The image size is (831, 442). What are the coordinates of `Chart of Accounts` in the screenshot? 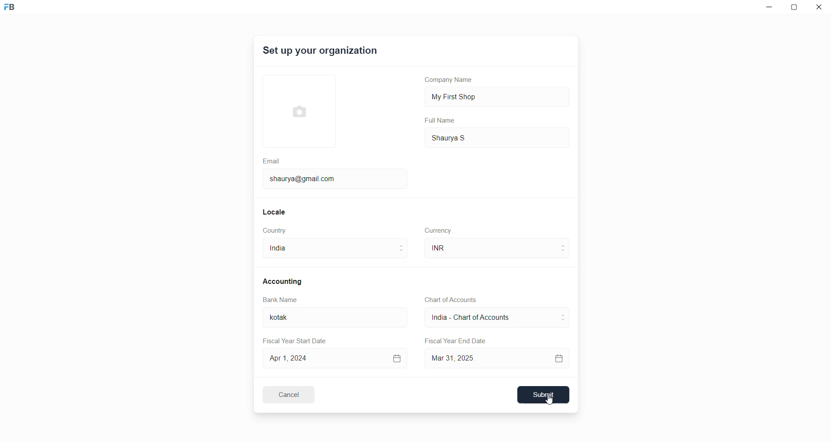 It's located at (448, 300).